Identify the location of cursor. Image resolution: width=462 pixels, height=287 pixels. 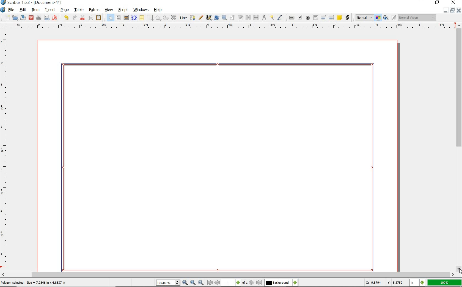
(459, 270).